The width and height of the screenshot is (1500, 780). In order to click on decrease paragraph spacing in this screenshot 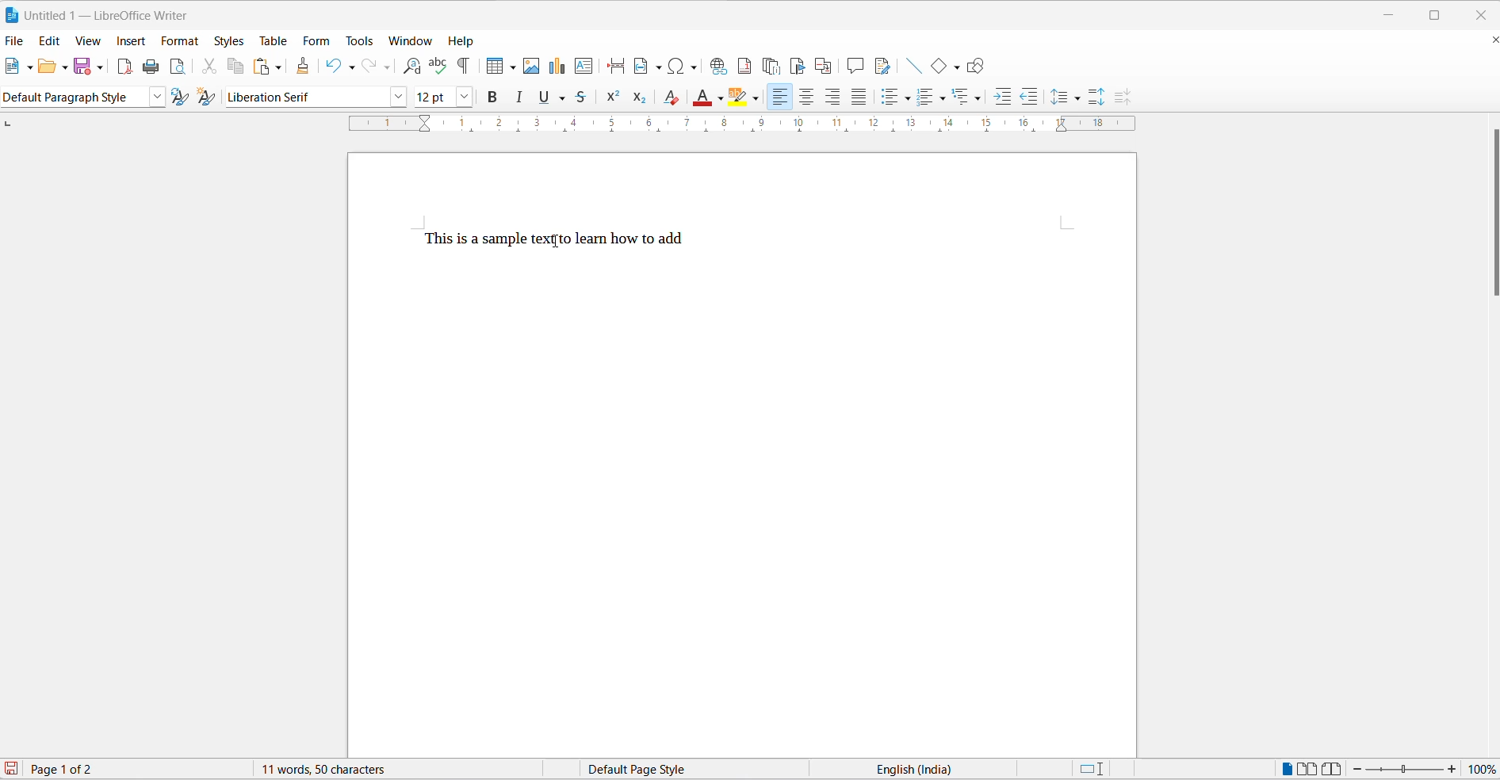, I will do `click(1121, 97)`.